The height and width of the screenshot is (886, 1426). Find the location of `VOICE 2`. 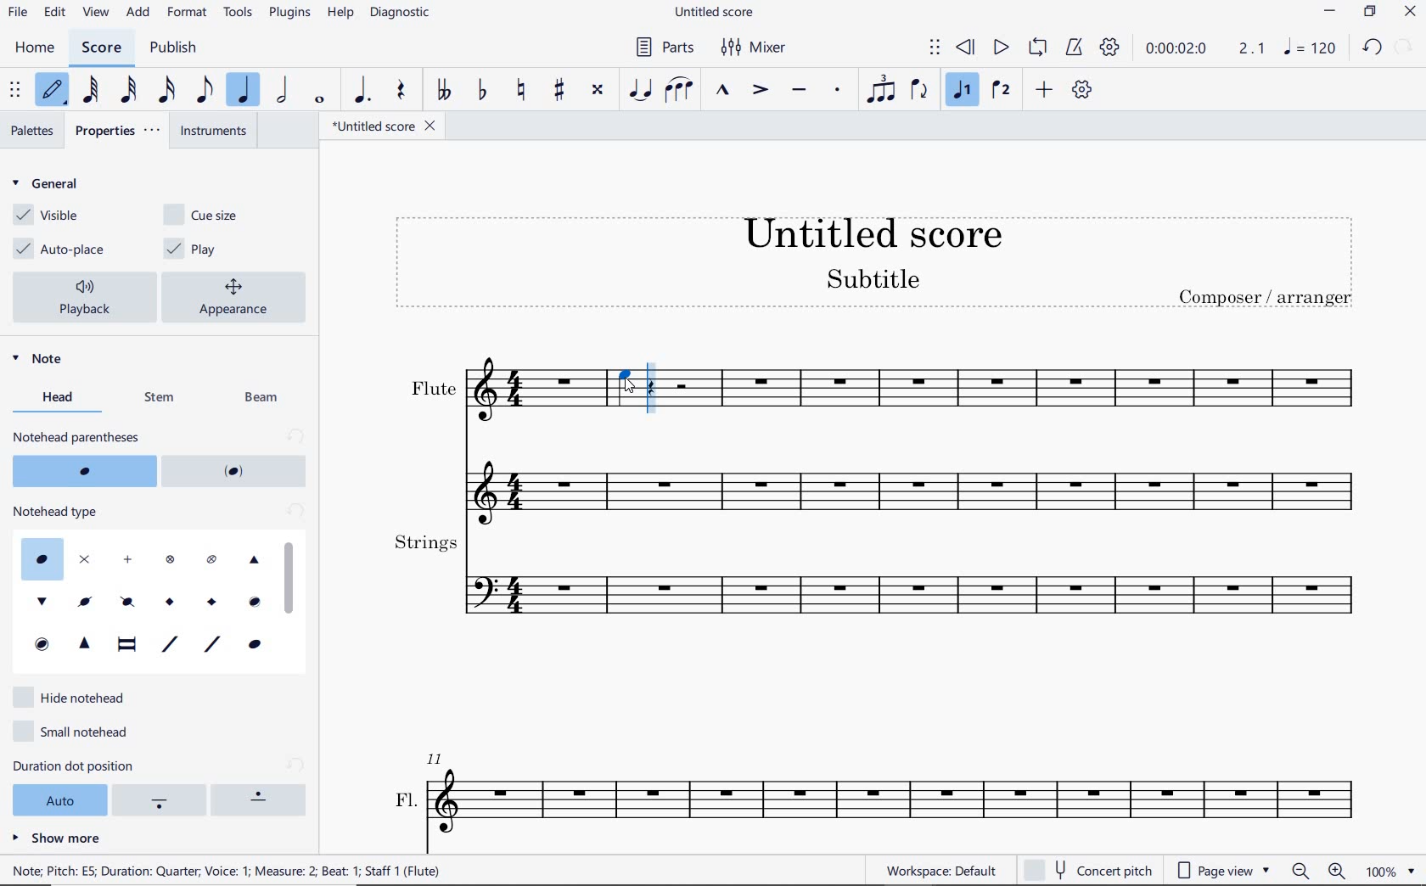

VOICE 2 is located at coordinates (1000, 91).